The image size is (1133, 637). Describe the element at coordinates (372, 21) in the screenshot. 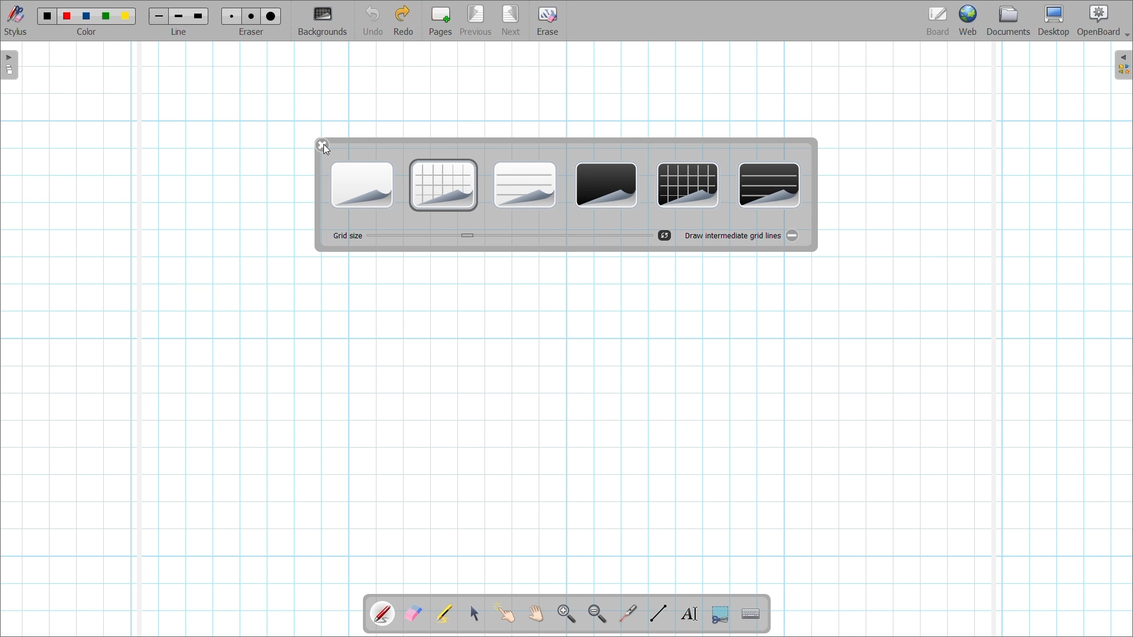

I see `Undo` at that location.